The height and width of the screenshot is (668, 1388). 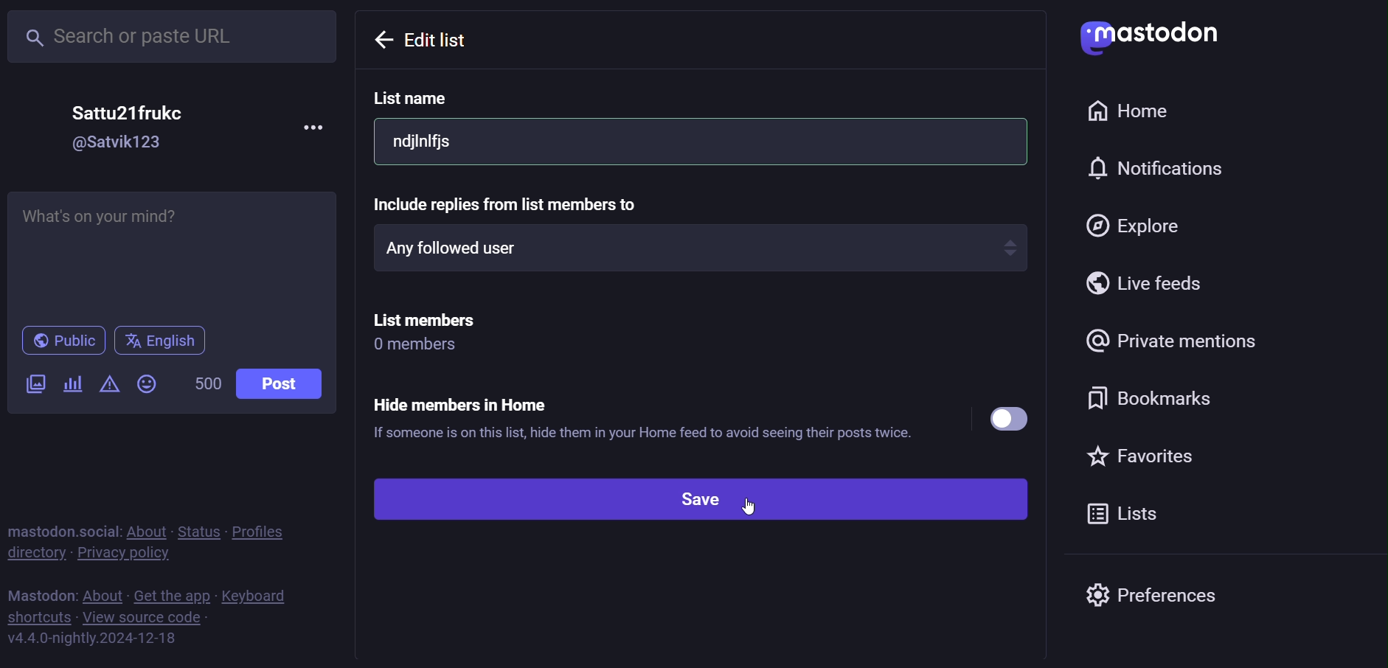 What do you see at coordinates (61, 340) in the screenshot?
I see `public` at bounding box center [61, 340].